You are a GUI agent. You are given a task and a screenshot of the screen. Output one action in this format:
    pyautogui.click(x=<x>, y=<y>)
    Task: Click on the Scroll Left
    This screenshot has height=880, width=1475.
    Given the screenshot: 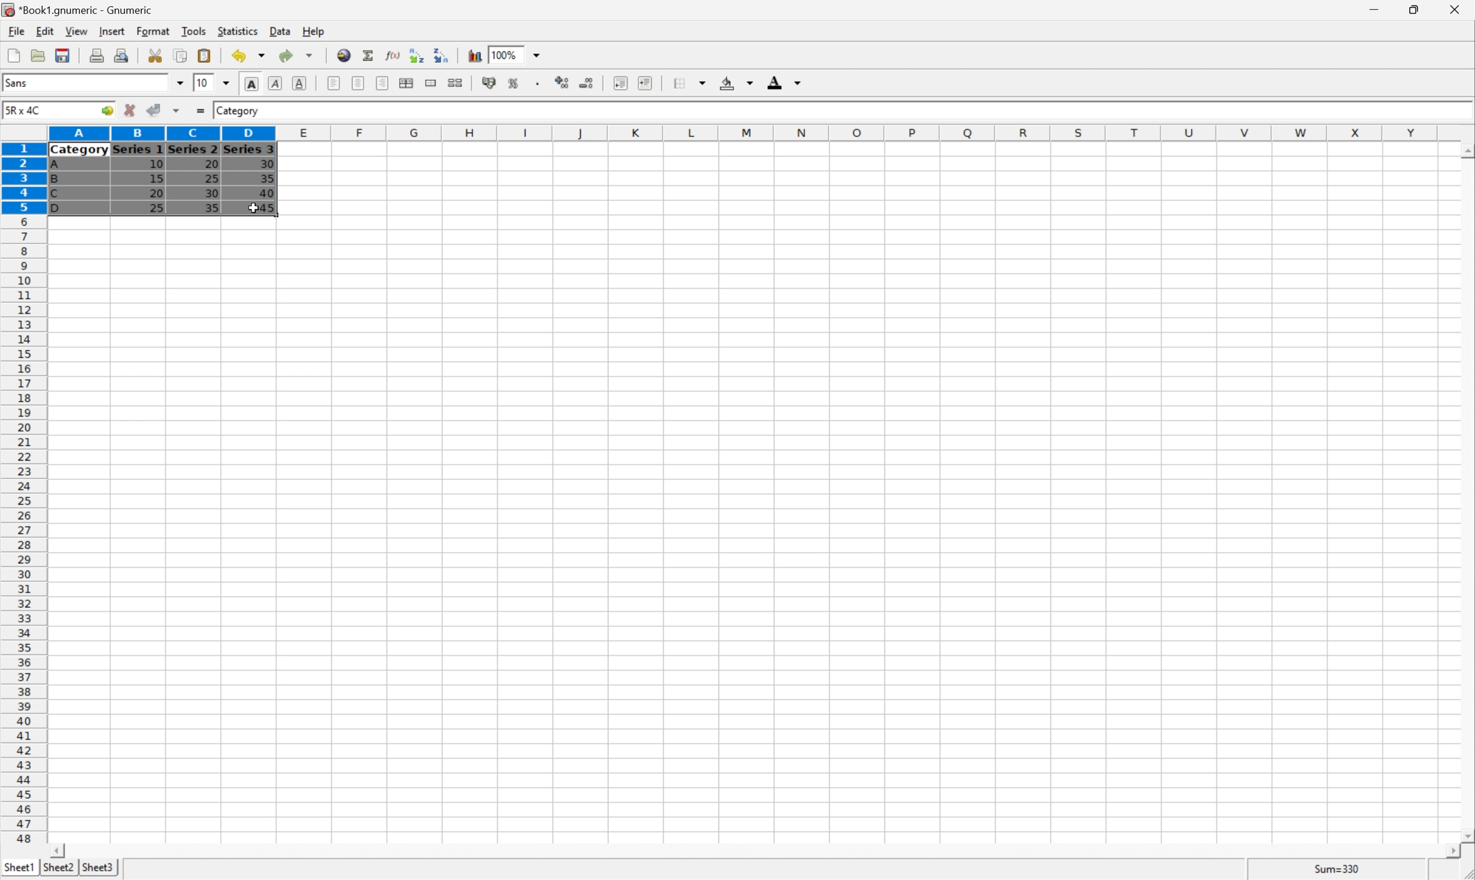 What is the action you would take?
    pyautogui.click(x=59, y=851)
    